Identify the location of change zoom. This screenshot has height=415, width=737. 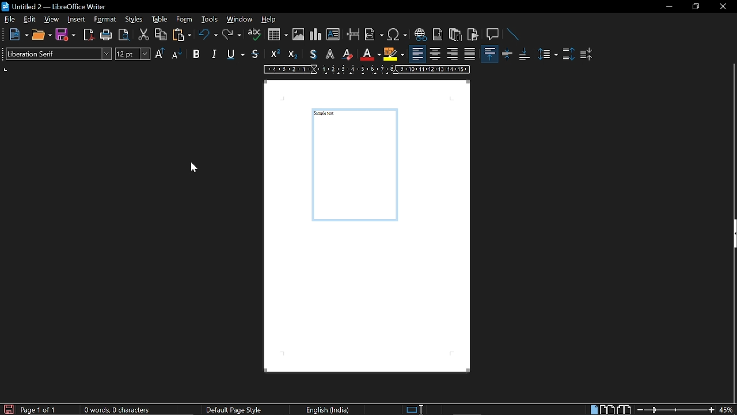
(675, 410).